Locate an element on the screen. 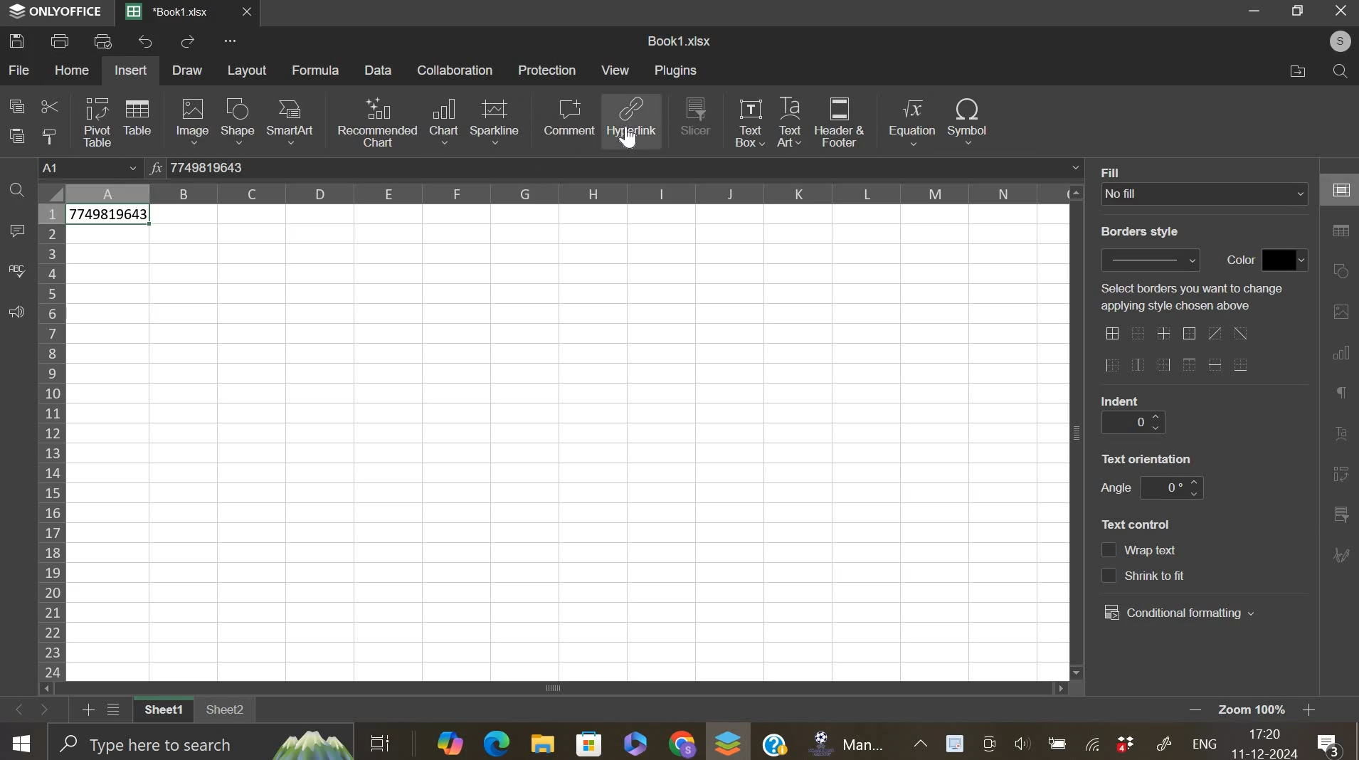 This screenshot has width=1359, height=760. formula bar is located at coordinates (625, 167).